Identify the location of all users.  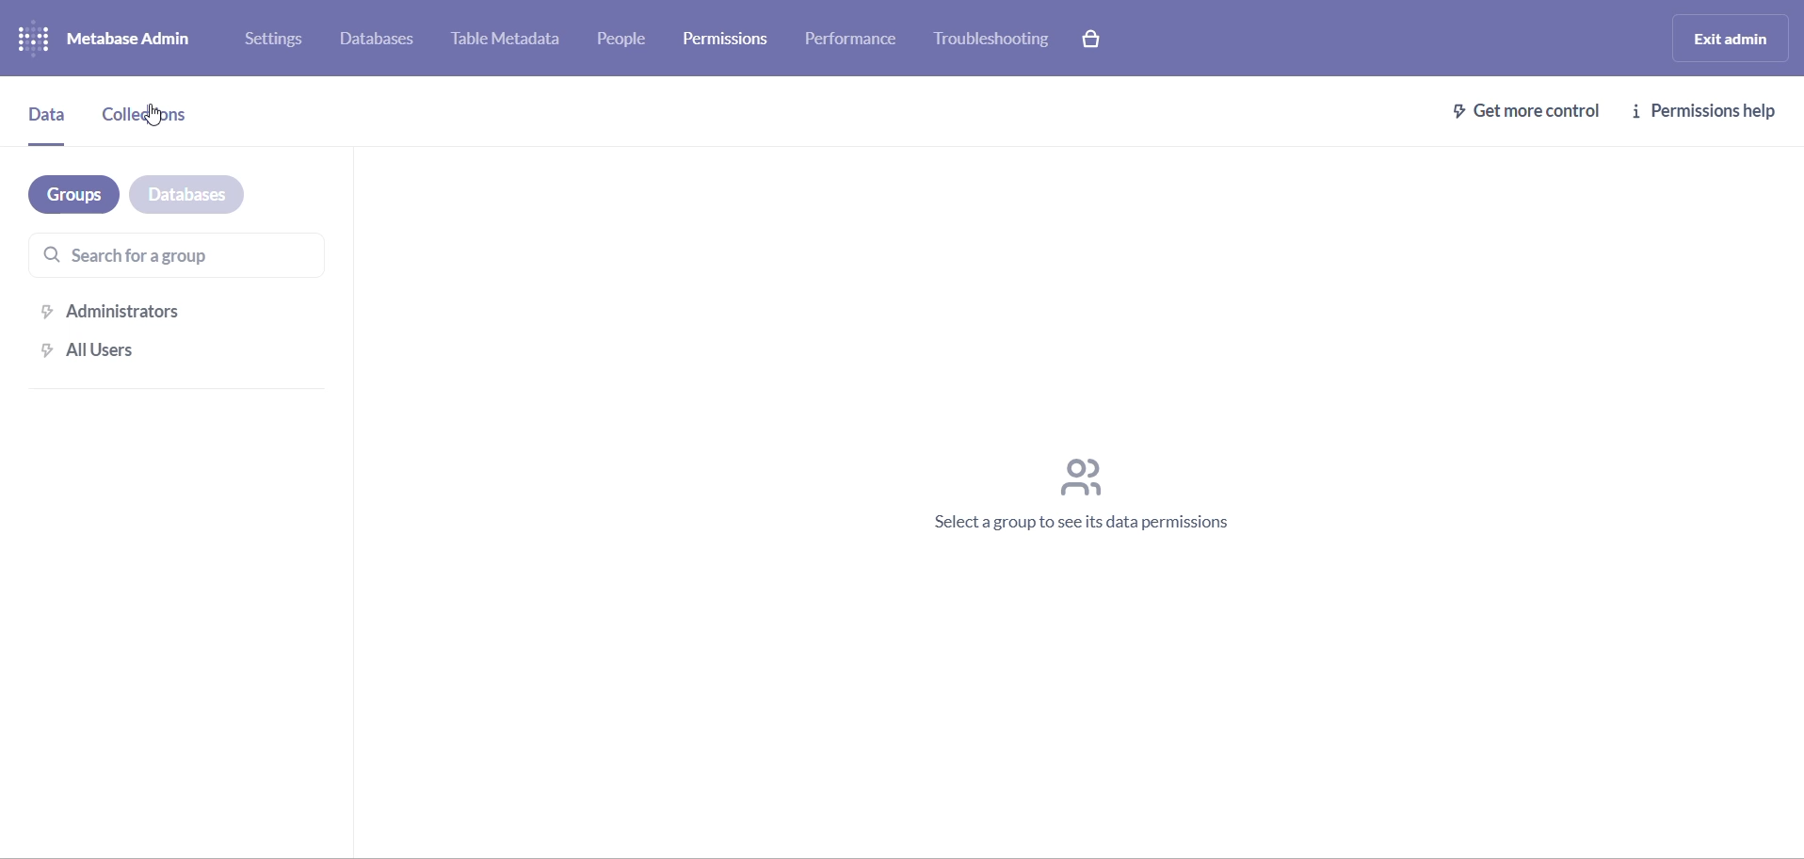
(147, 352).